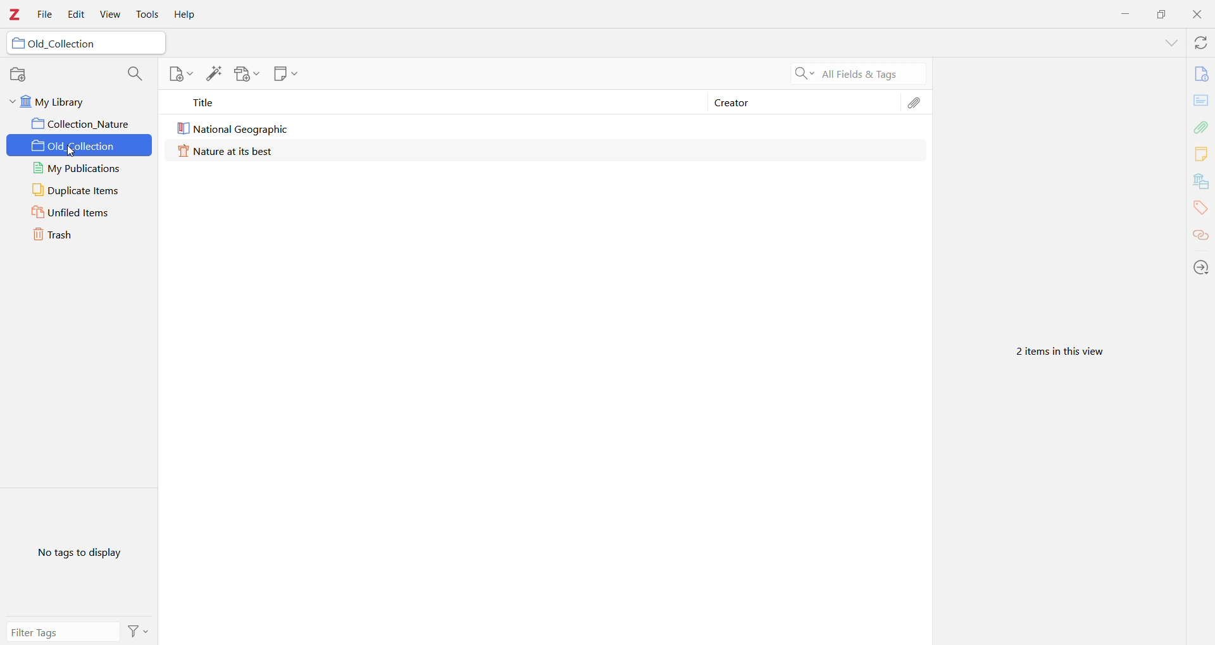  I want to click on cursor, so click(73, 152).